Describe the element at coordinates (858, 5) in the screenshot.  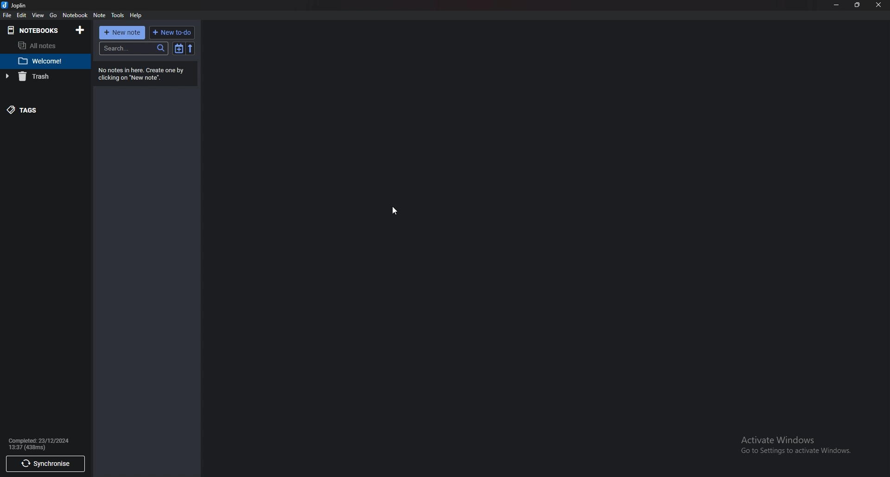
I see `resize` at that location.